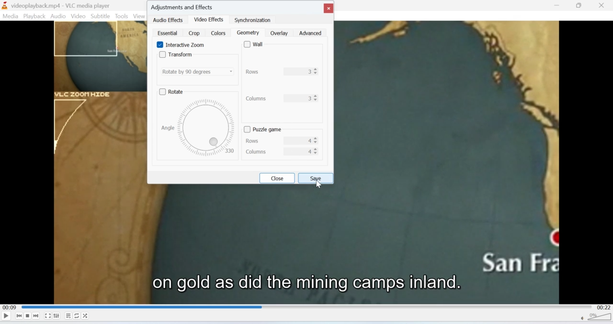 This screenshot has height=324, width=613. I want to click on cursor on save, so click(318, 185).